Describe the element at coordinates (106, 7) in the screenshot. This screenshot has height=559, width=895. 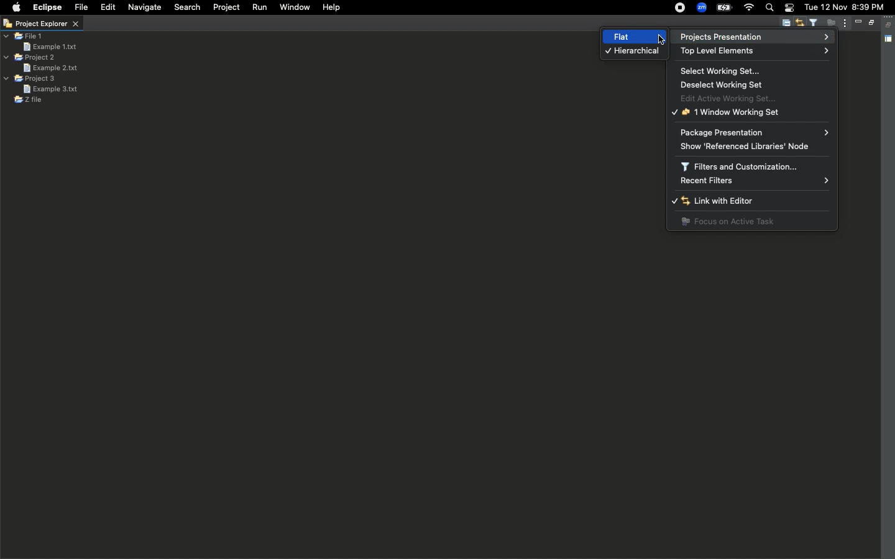
I see `Edit` at that location.